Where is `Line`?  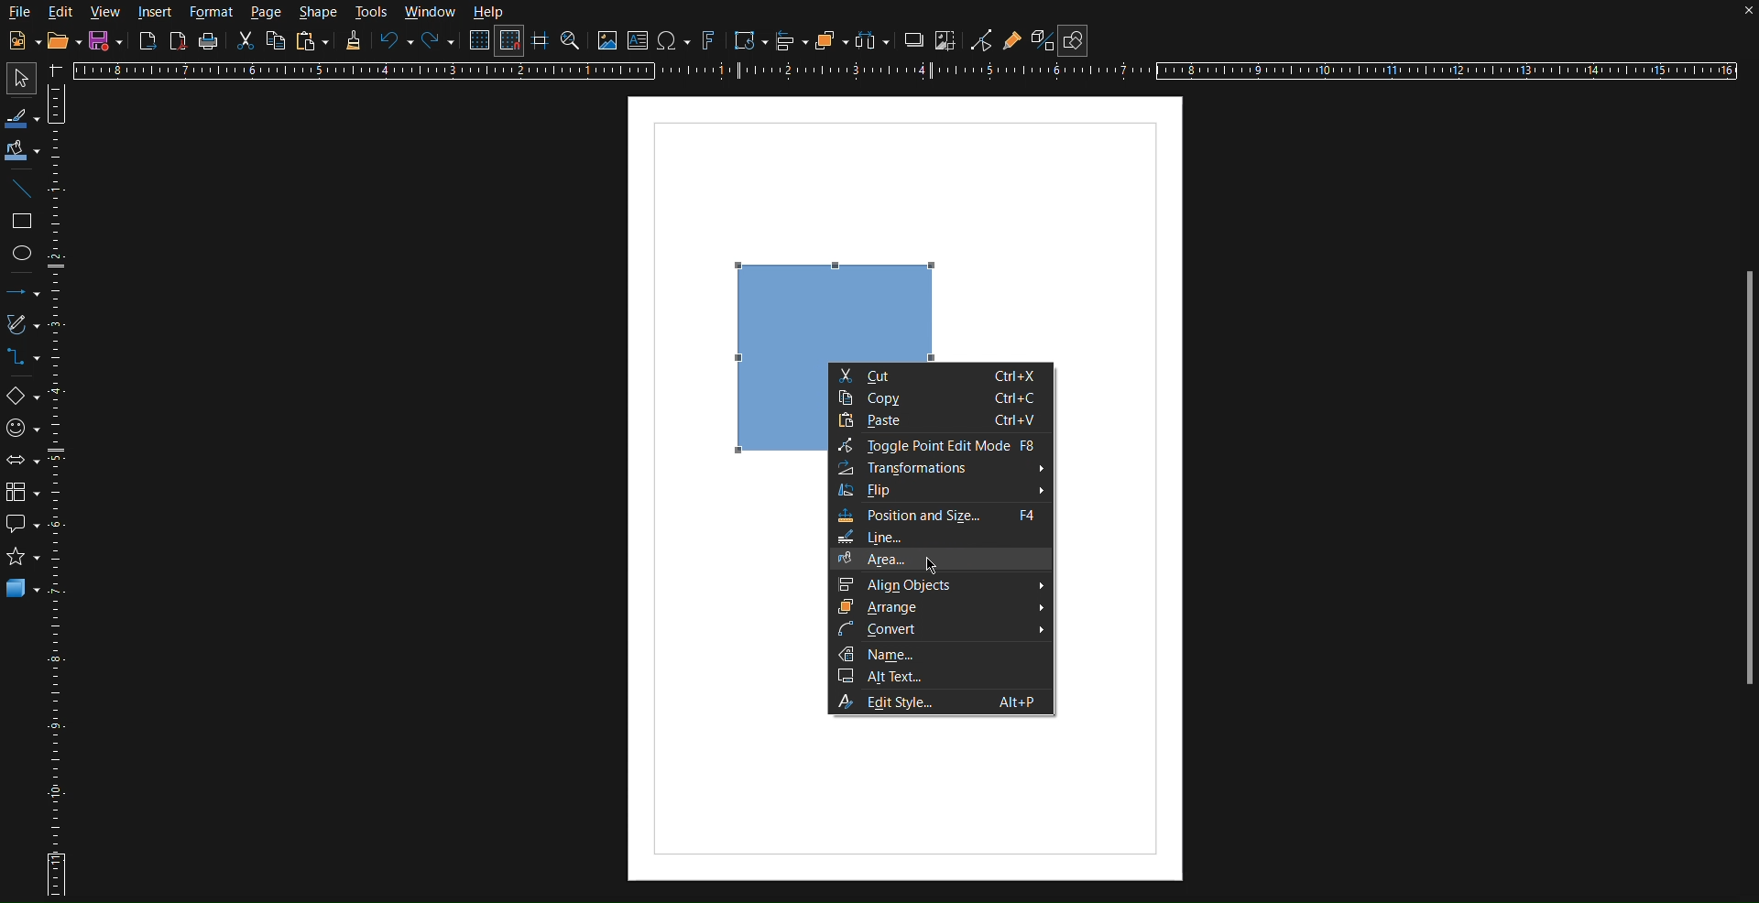 Line is located at coordinates (939, 537).